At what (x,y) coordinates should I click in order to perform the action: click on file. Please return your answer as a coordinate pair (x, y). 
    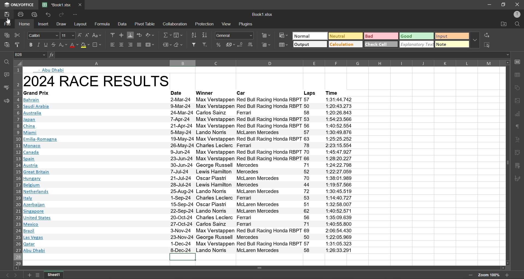
    Looking at the image, I should click on (6, 25).